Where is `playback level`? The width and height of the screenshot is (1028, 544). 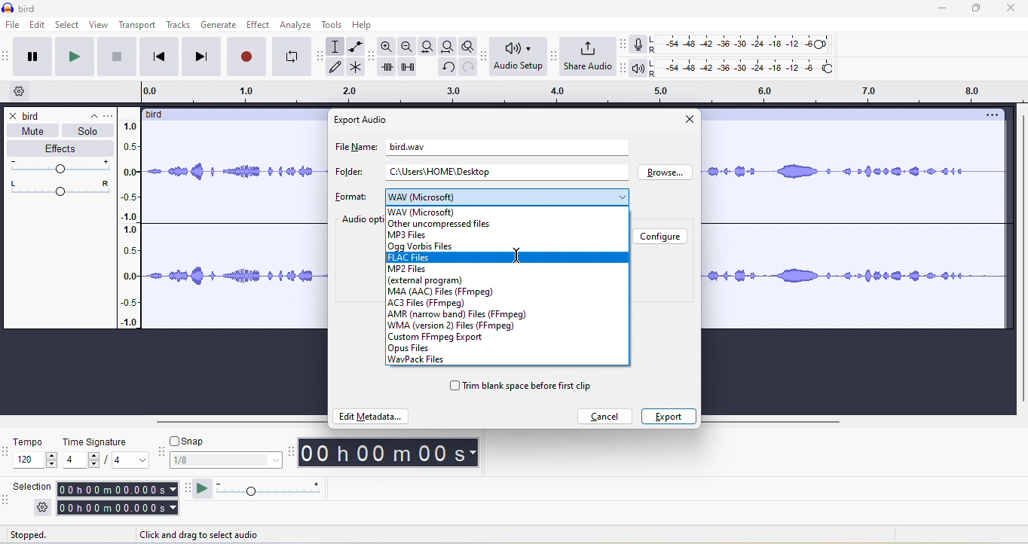
playback level is located at coordinates (747, 69).